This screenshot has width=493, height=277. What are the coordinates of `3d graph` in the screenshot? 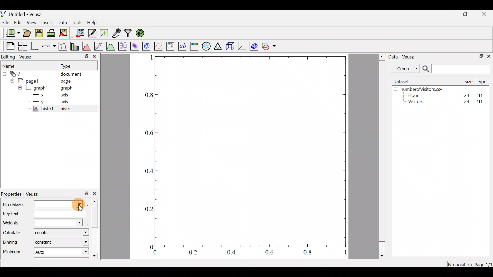 It's located at (243, 46).